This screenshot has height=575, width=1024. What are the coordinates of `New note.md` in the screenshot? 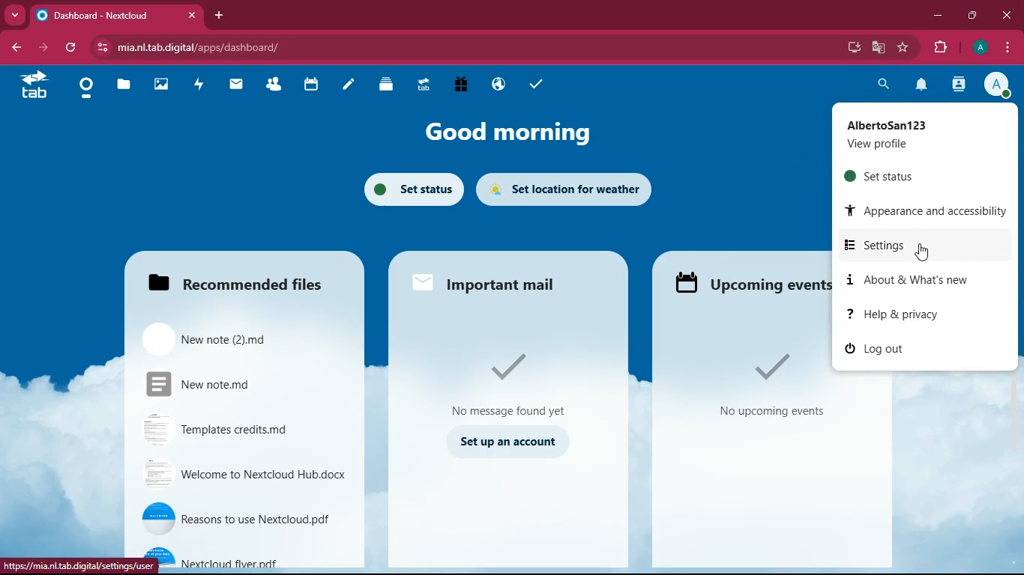 It's located at (247, 386).